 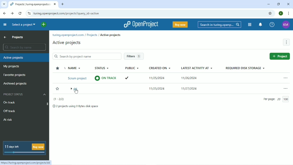 What do you see at coordinates (74, 68) in the screenshot?
I see `Name` at bounding box center [74, 68].